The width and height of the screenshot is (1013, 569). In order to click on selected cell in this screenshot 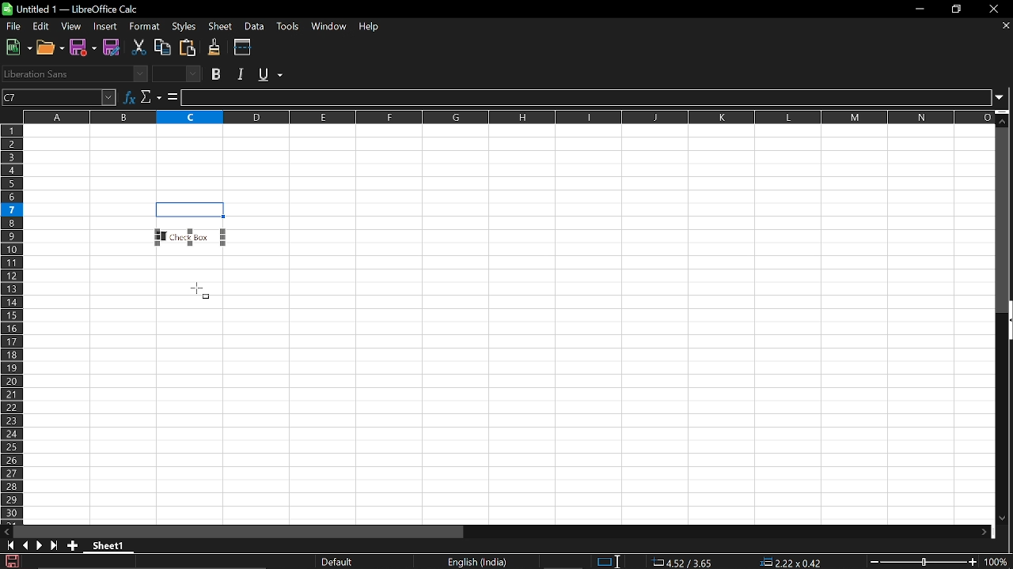, I will do `click(191, 210)`.